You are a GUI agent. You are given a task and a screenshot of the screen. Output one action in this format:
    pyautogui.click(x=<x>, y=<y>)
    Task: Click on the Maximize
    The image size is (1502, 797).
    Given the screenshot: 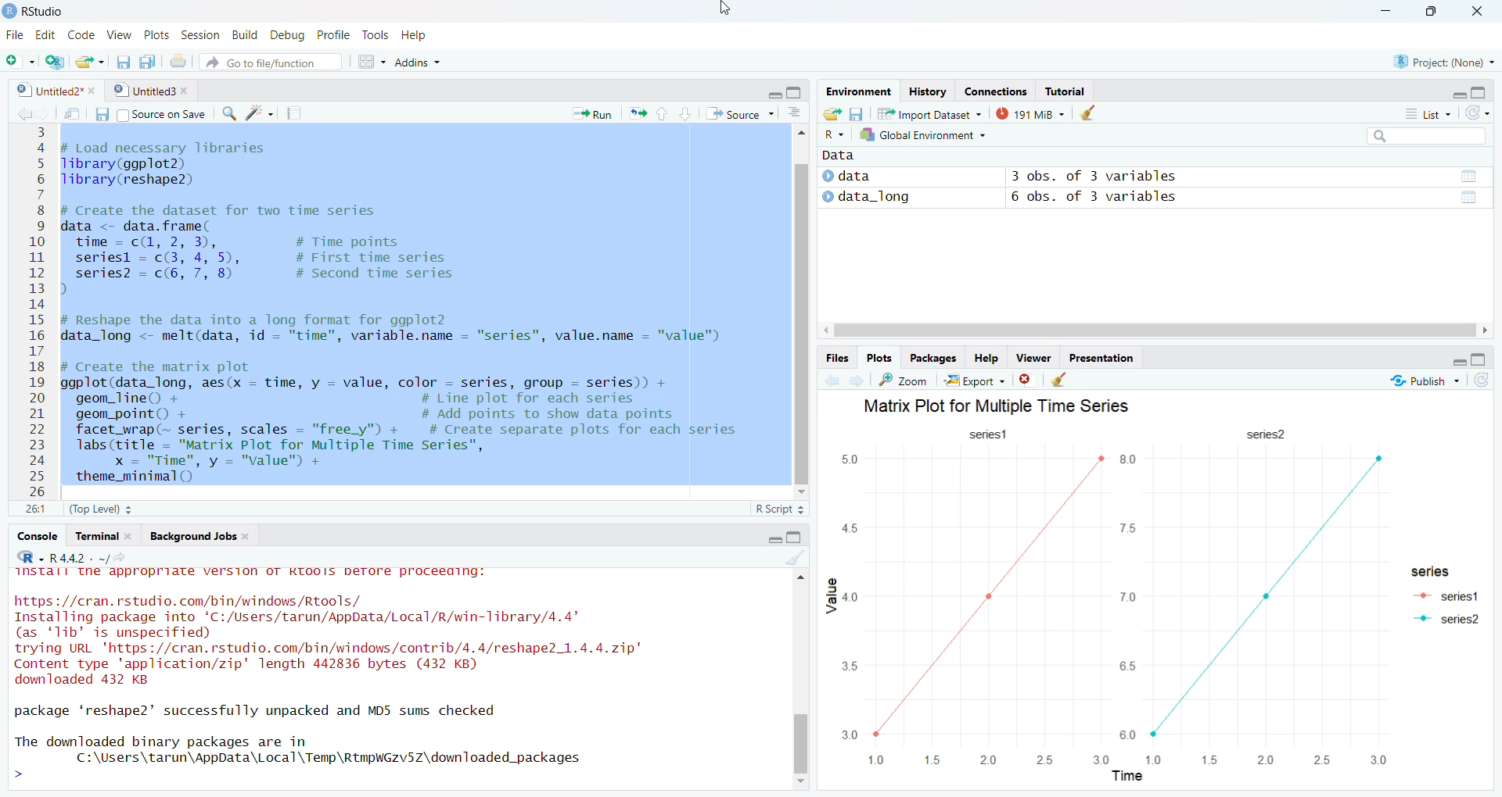 What is the action you would take?
    pyautogui.click(x=1435, y=11)
    